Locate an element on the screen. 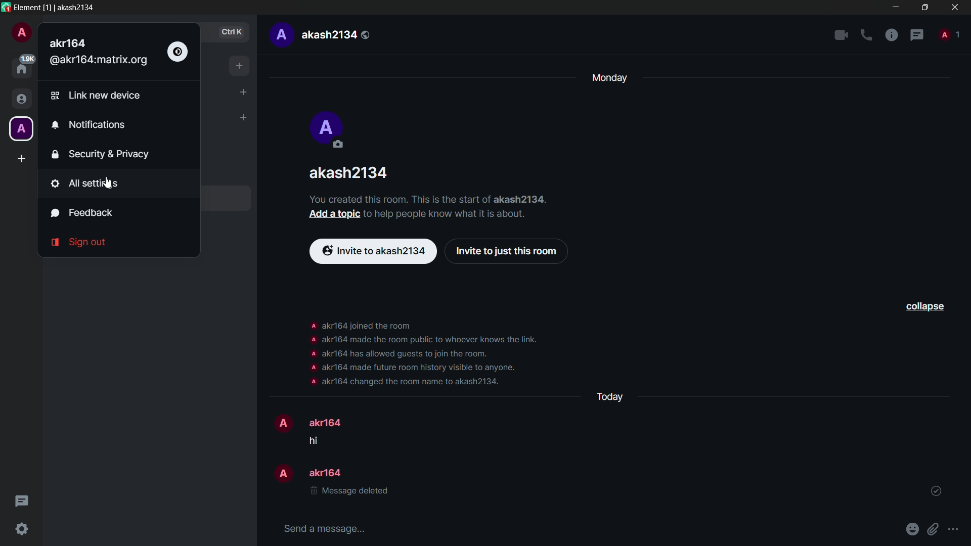 The width and height of the screenshot is (971, 546). akr164 is located at coordinates (72, 42).